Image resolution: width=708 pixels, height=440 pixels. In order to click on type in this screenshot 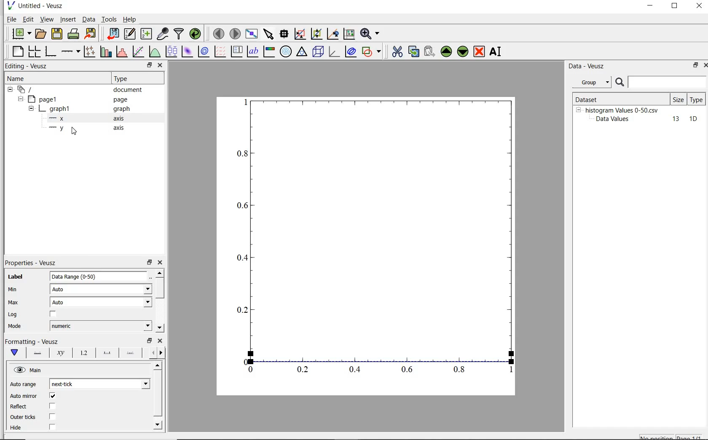, I will do `click(697, 99)`.